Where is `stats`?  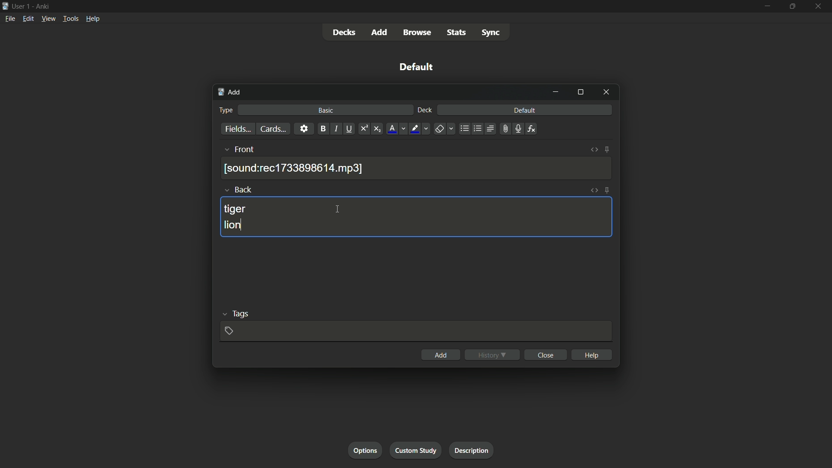 stats is located at coordinates (458, 33).